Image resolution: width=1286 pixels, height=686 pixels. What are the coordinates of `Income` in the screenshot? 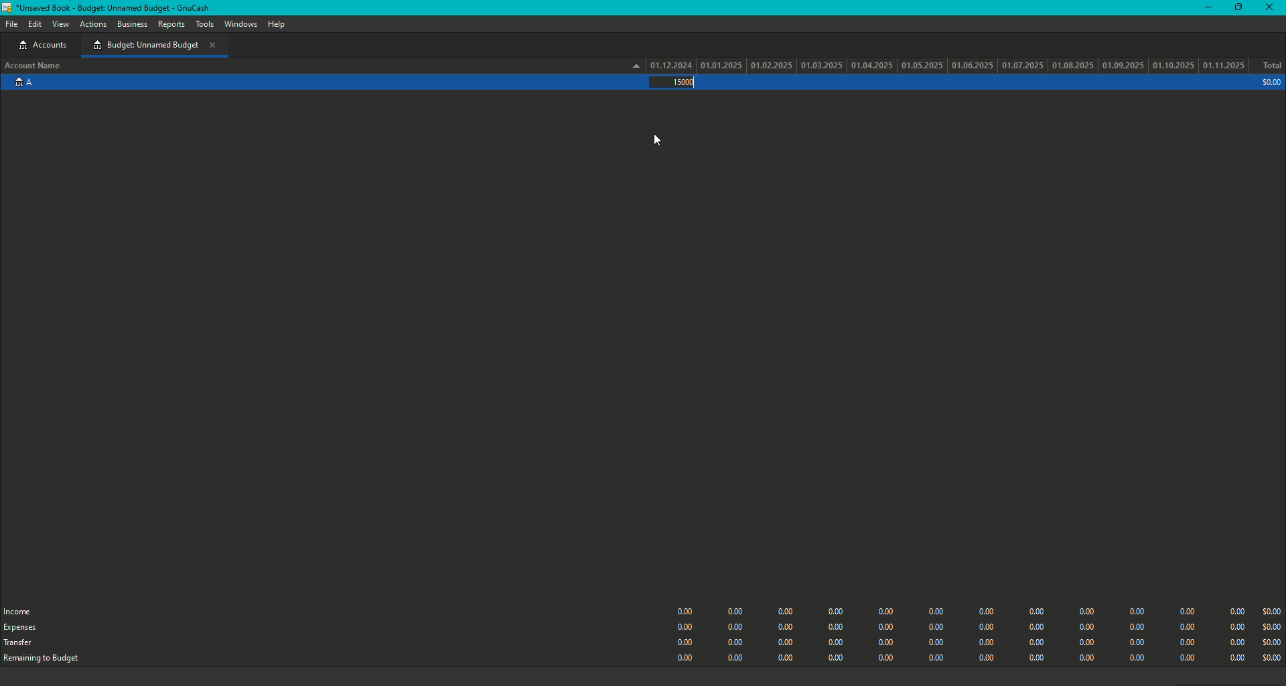 It's located at (21, 610).